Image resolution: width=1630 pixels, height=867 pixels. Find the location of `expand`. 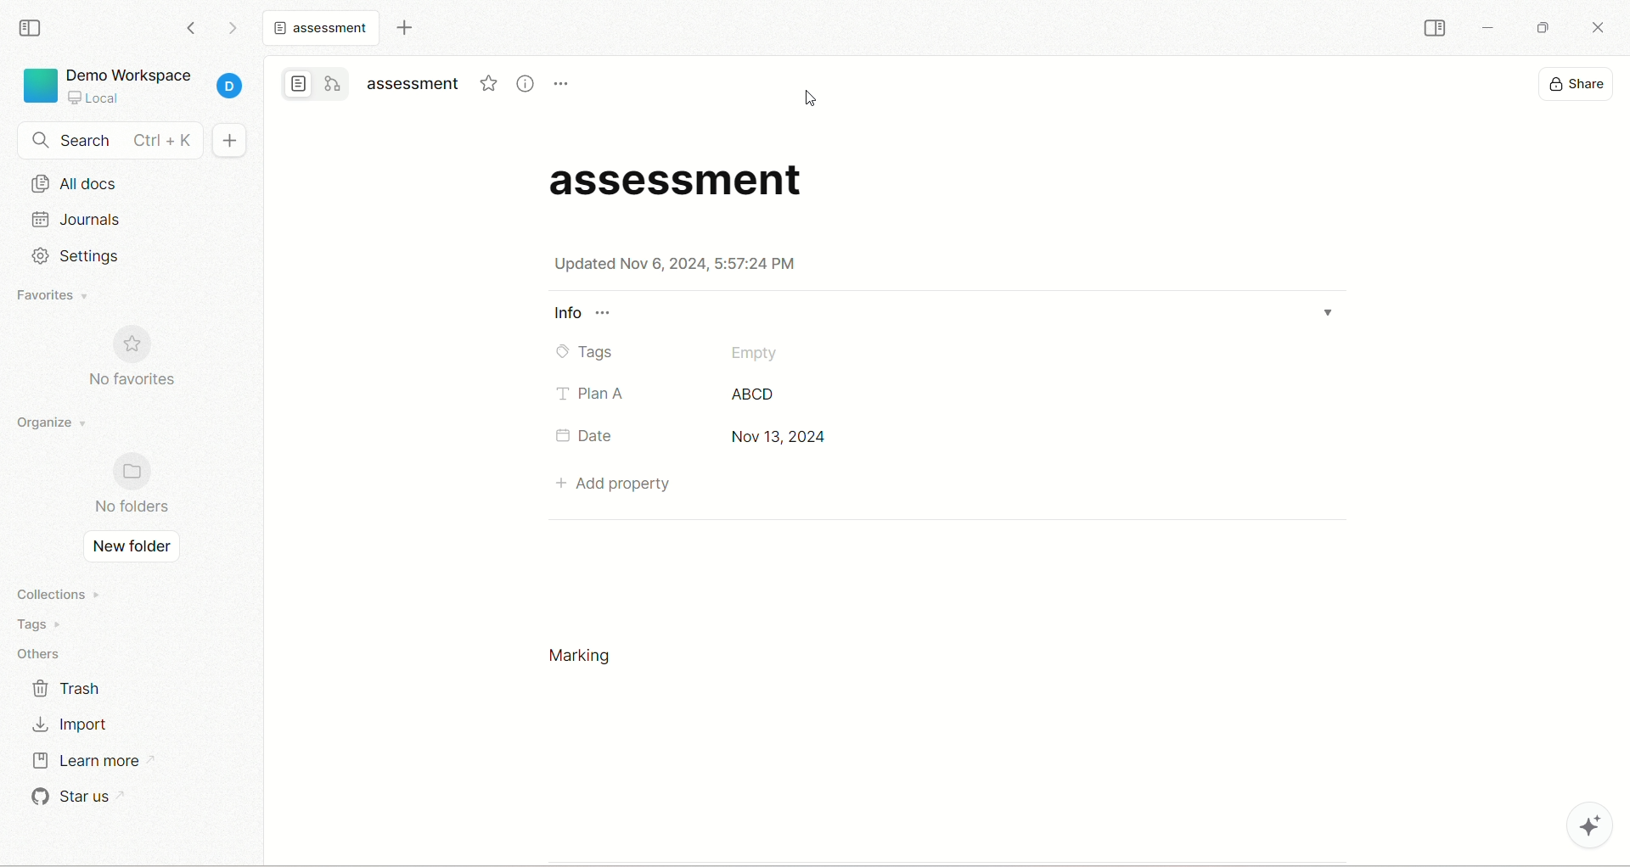

expand is located at coordinates (1326, 310).